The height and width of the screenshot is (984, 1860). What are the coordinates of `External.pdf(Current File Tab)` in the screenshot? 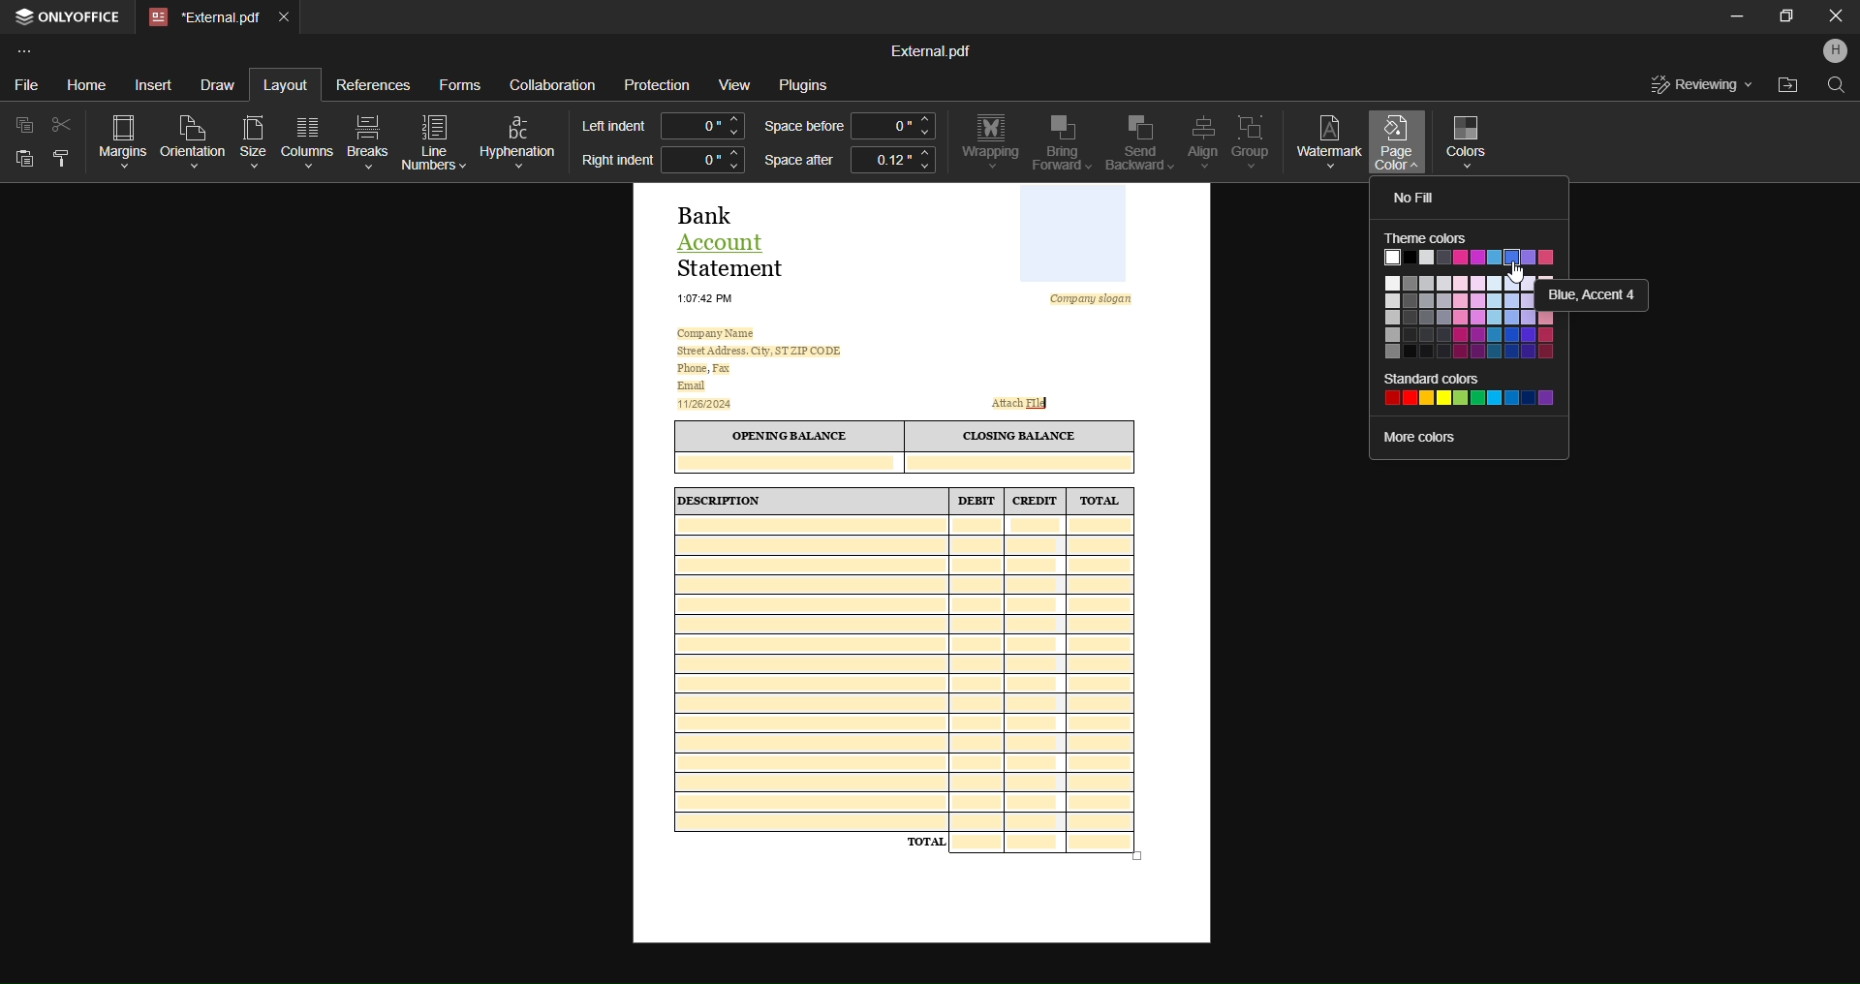 It's located at (204, 18).